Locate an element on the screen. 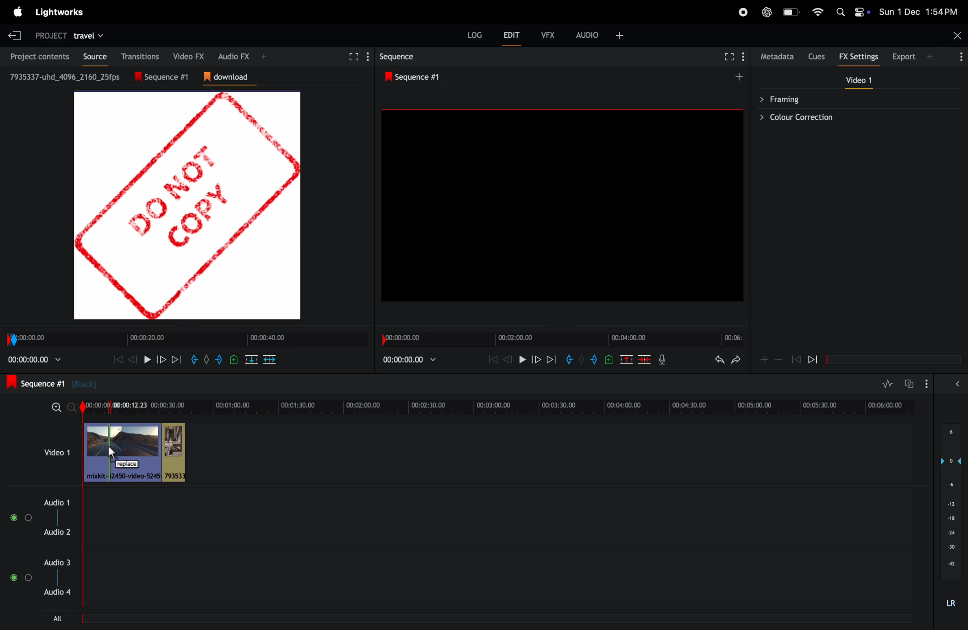 This screenshot has height=630, width=968. audio fx is located at coordinates (234, 56).